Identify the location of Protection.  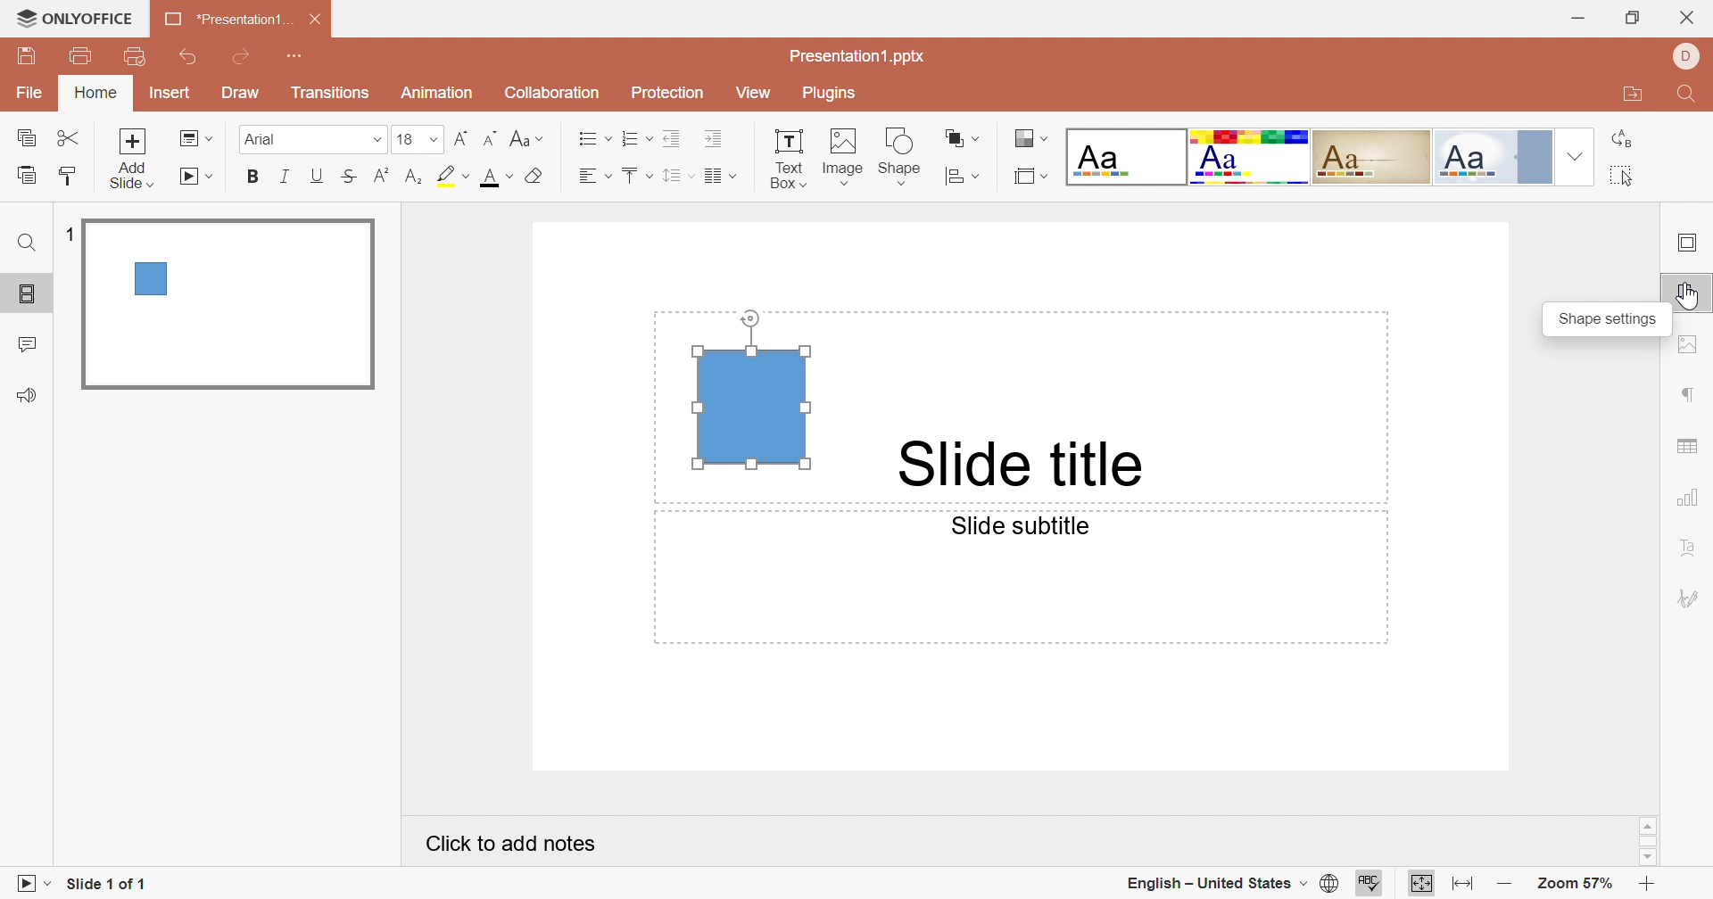
(671, 93).